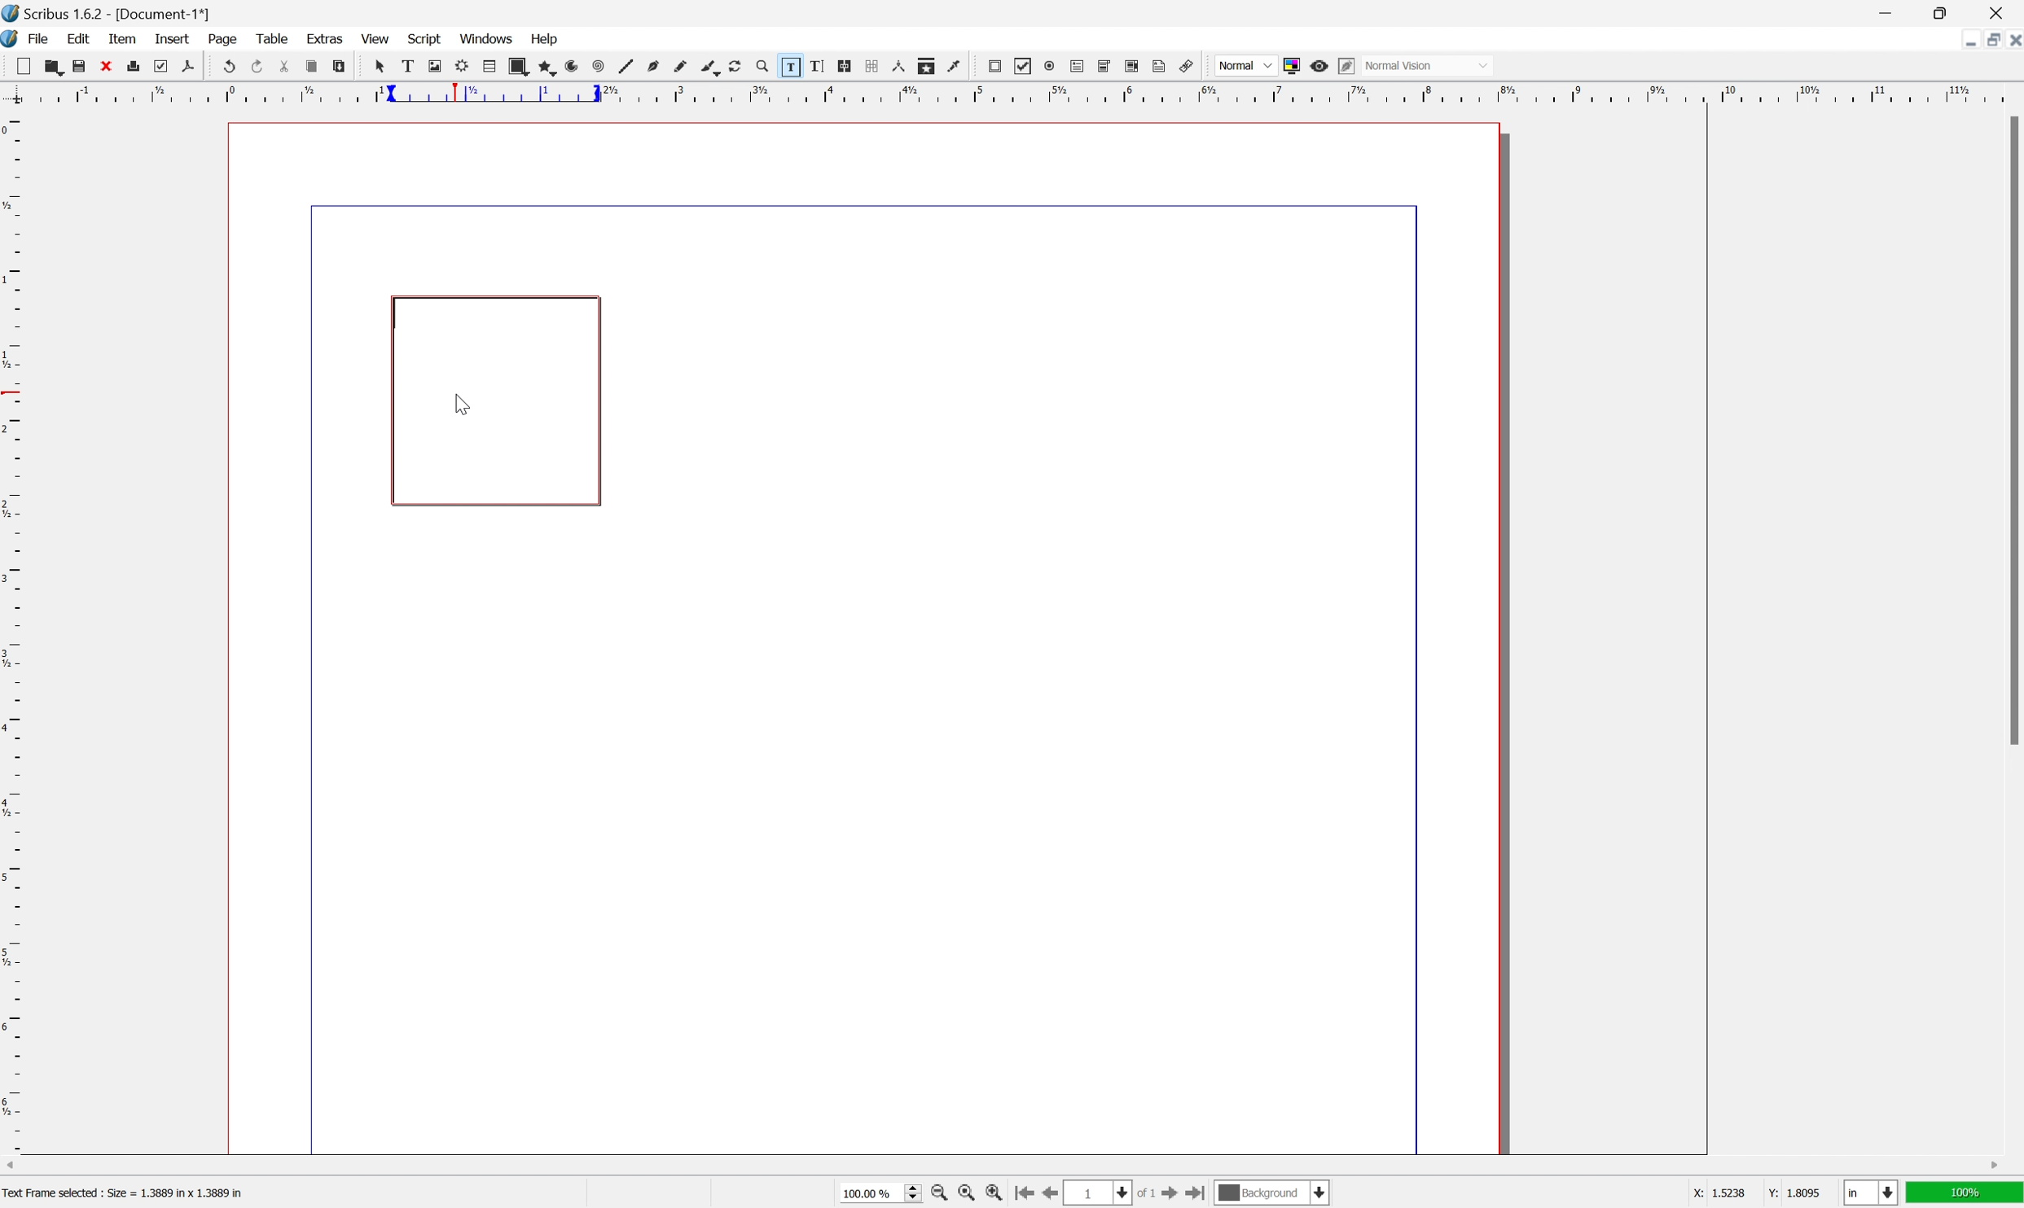 The image size is (2024, 1208). What do you see at coordinates (172, 37) in the screenshot?
I see `insert` at bounding box center [172, 37].